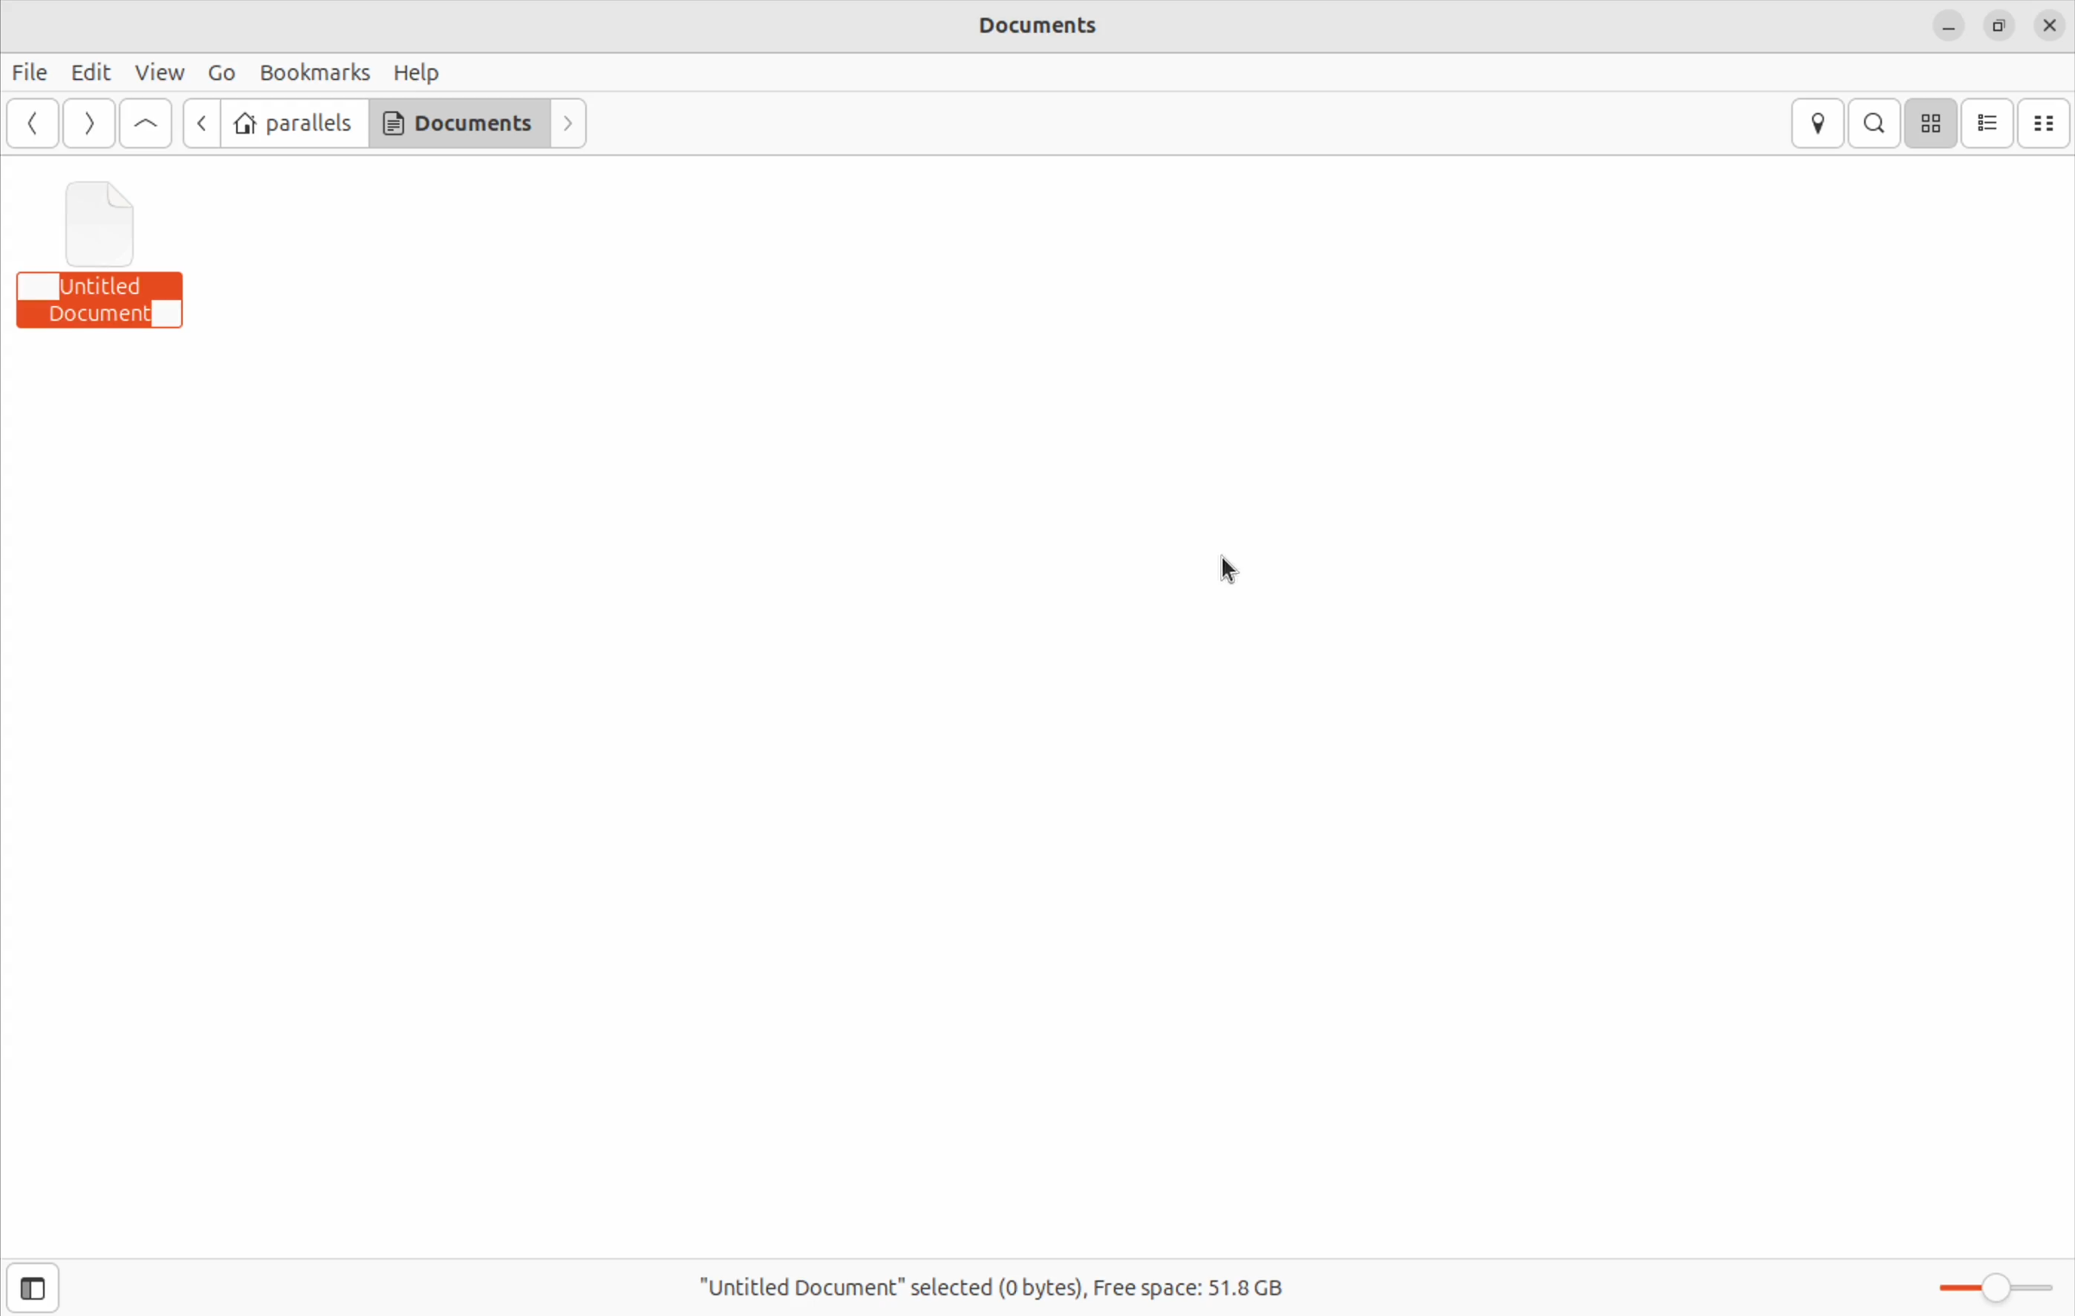 Image resolution: width=2075 pixels, height=1316 pixels. Describe the element at coordinates (90, 72) in the screenshot. I see `Edit` at that location.